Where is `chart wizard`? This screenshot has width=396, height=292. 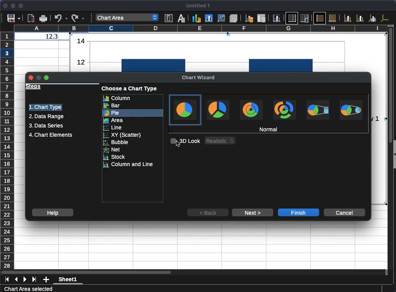 chart wizard is located at coordinates (199, 78).